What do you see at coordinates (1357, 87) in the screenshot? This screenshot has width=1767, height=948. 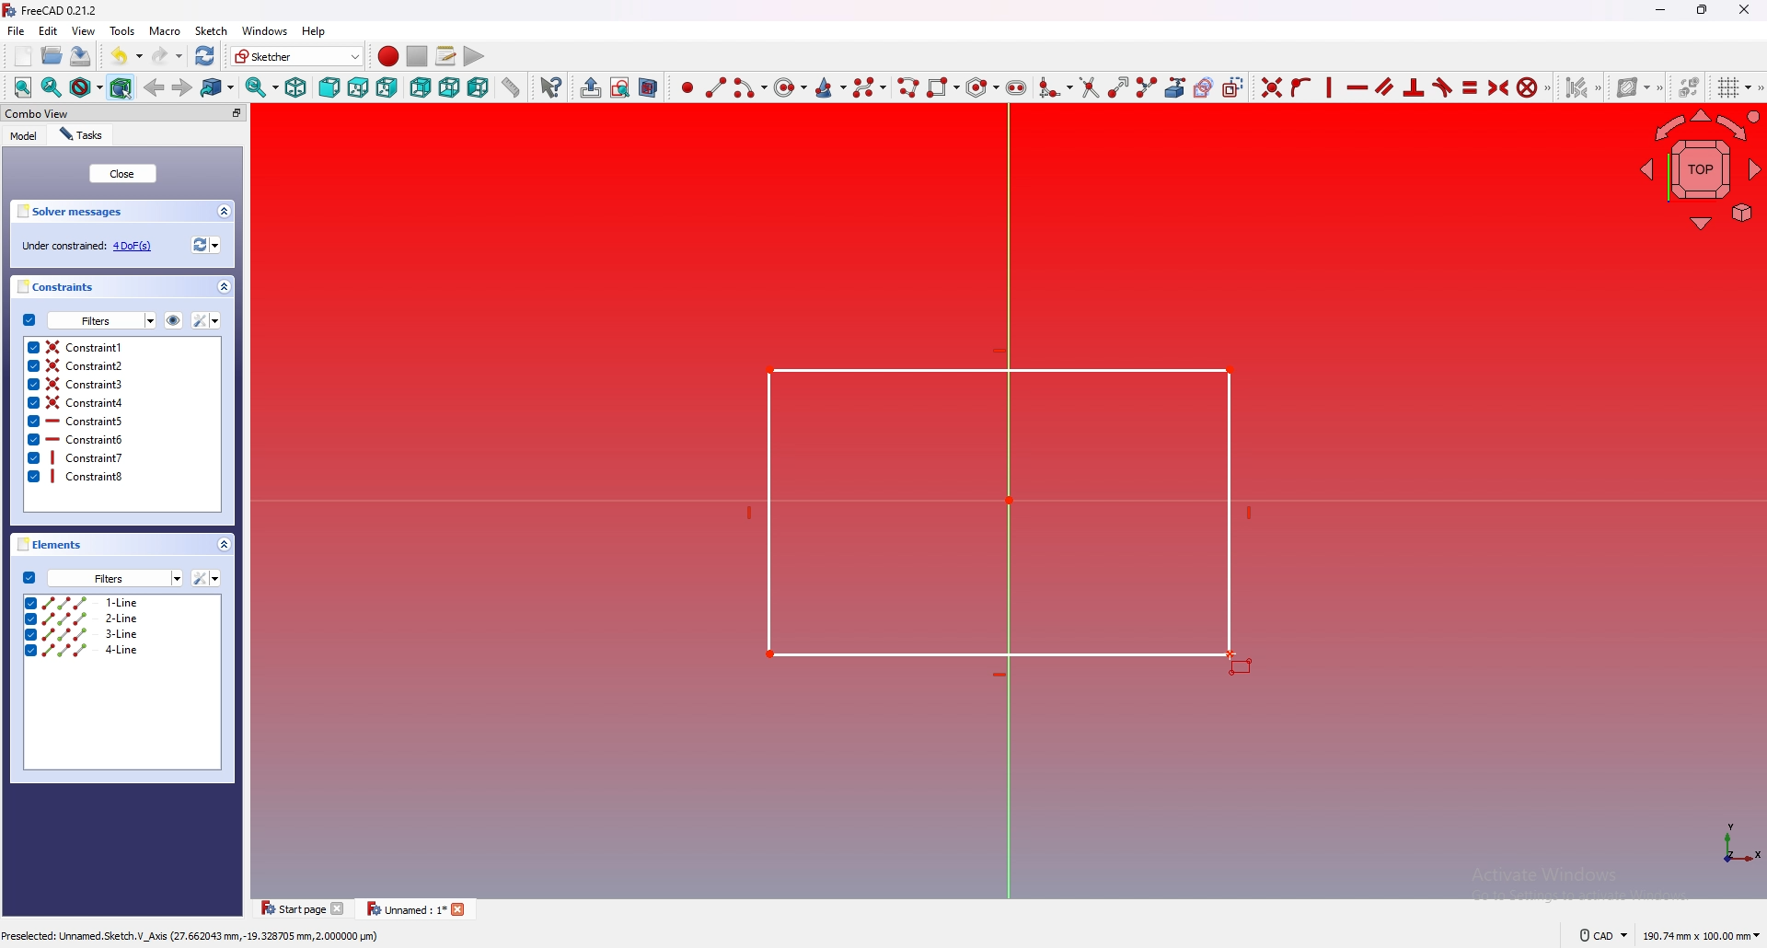 I see `constraint vertically` at bounding box center [1357, 87].